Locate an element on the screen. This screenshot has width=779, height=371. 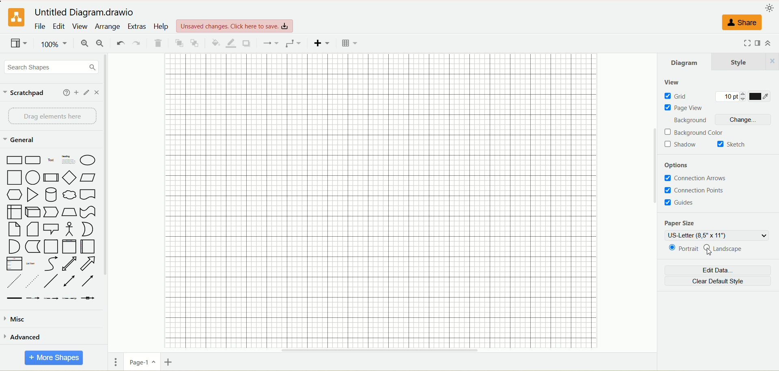
view is located at coordinates (80, 26).